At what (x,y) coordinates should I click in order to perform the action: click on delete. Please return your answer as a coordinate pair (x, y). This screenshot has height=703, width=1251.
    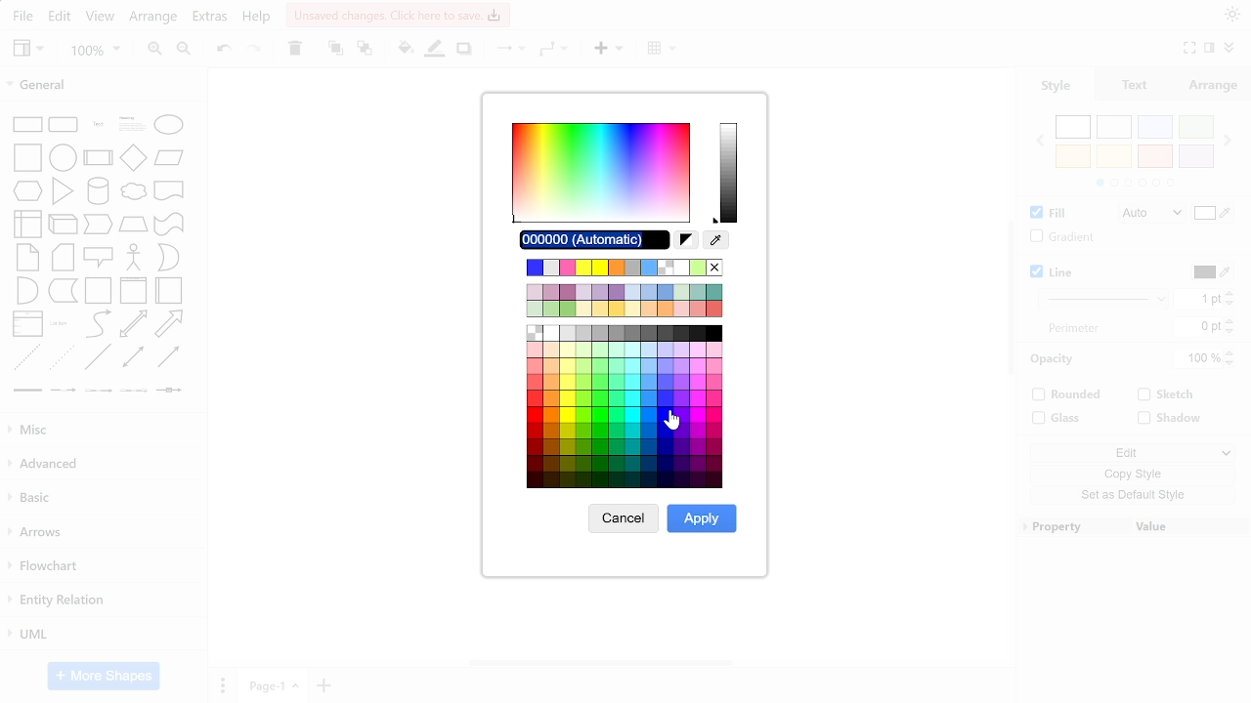
    Looking at the image, I should click on (293, 50).